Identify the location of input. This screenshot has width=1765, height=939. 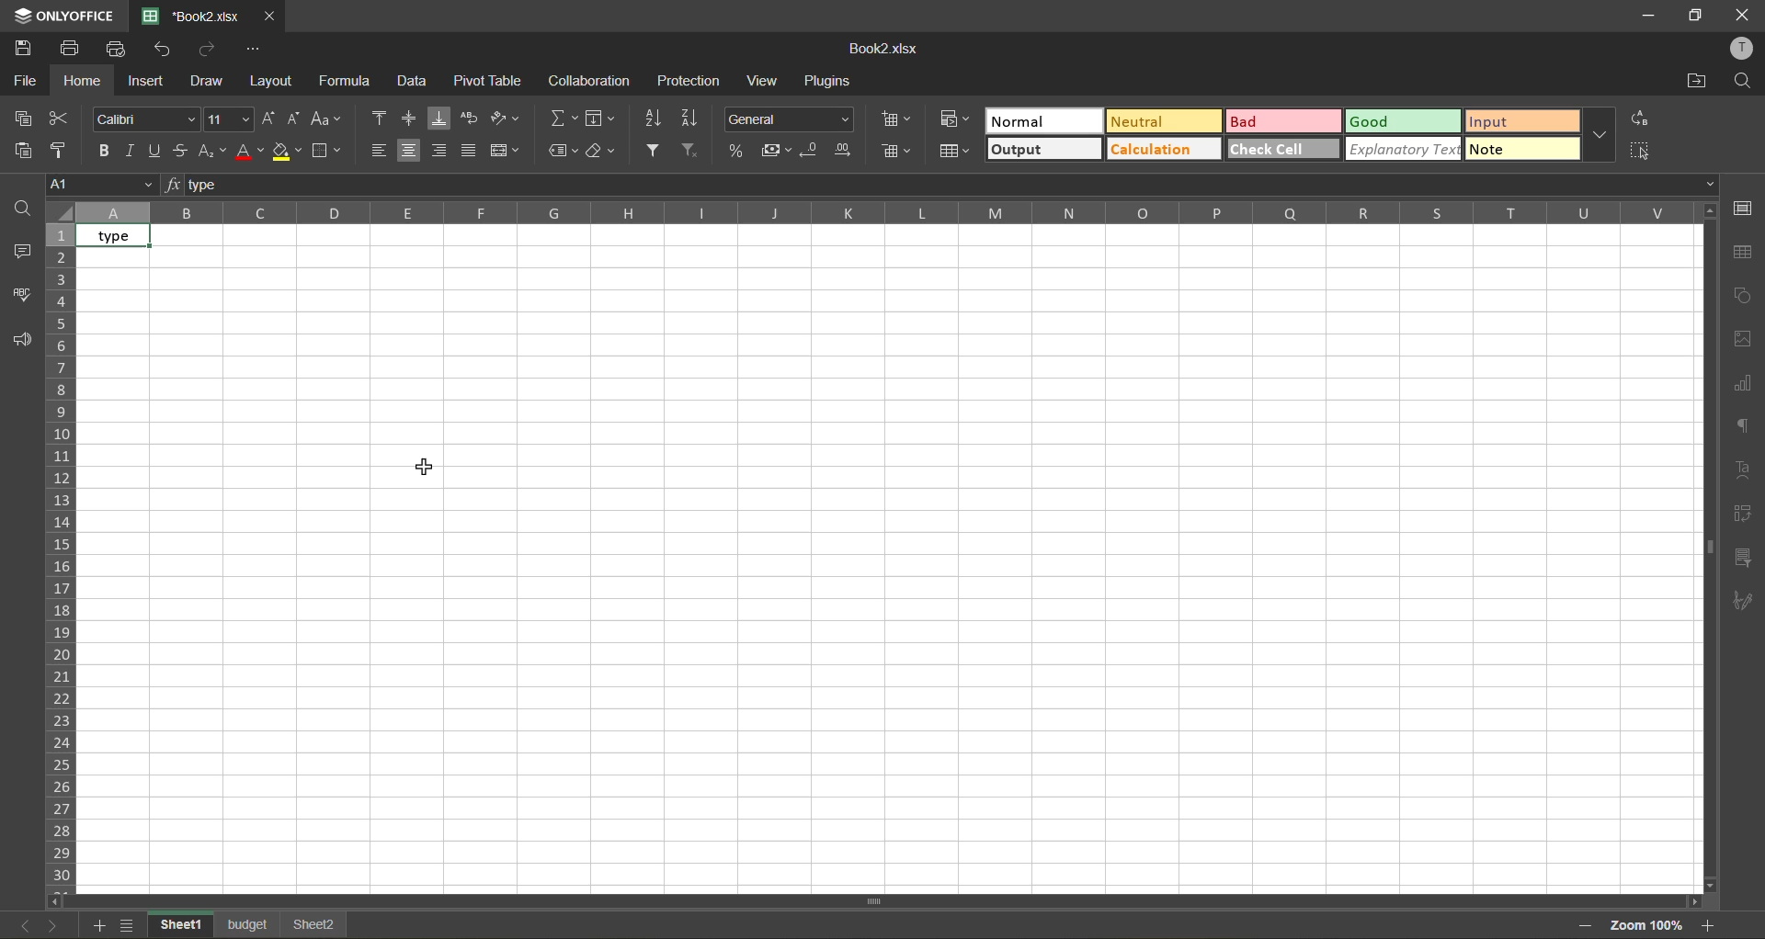
(1517, 122).